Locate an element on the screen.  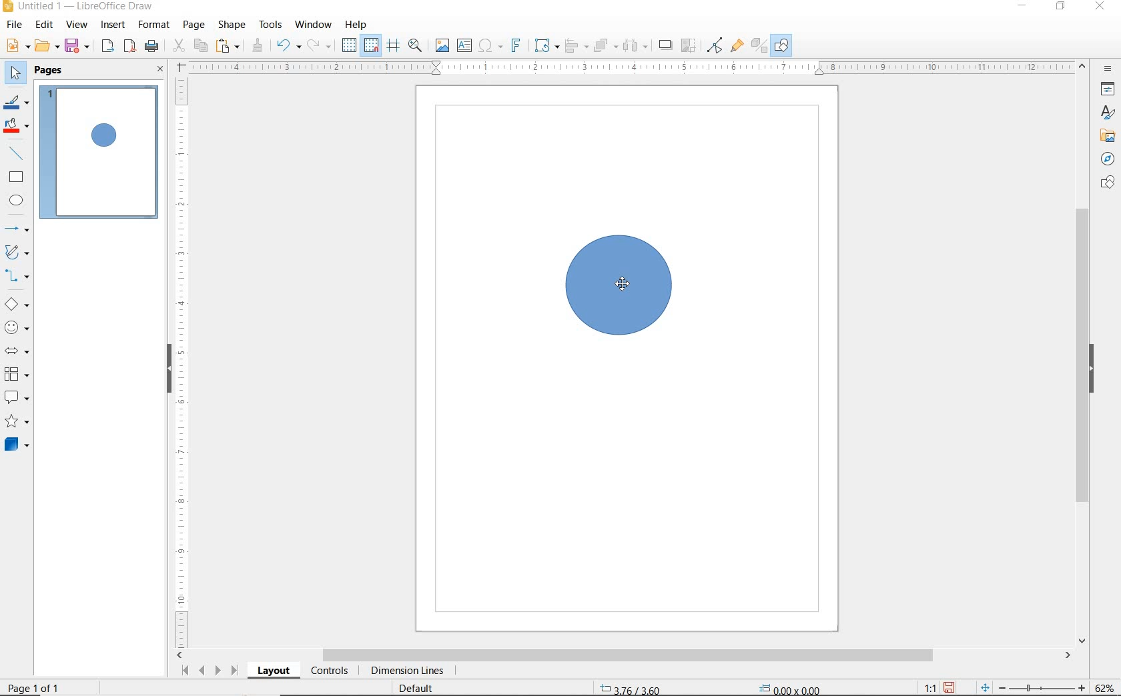
LINE COLOR is located at coordinates (18, 104).